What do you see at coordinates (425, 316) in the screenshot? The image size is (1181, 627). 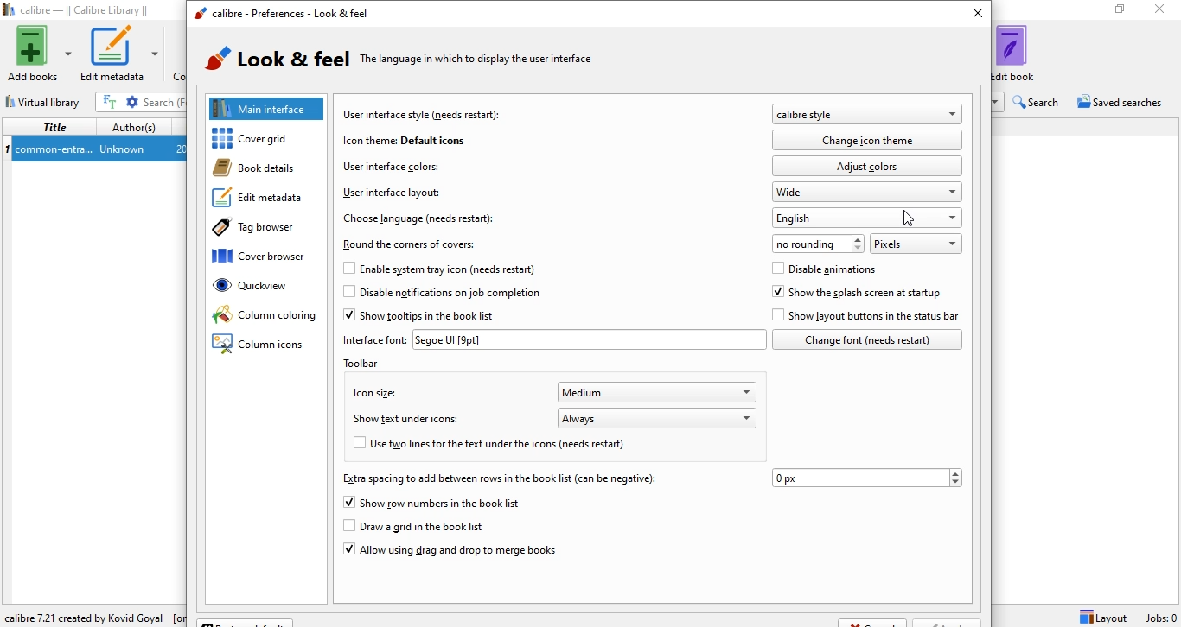 I see `show tooltips in the book list` at bounding box center [425, 316].